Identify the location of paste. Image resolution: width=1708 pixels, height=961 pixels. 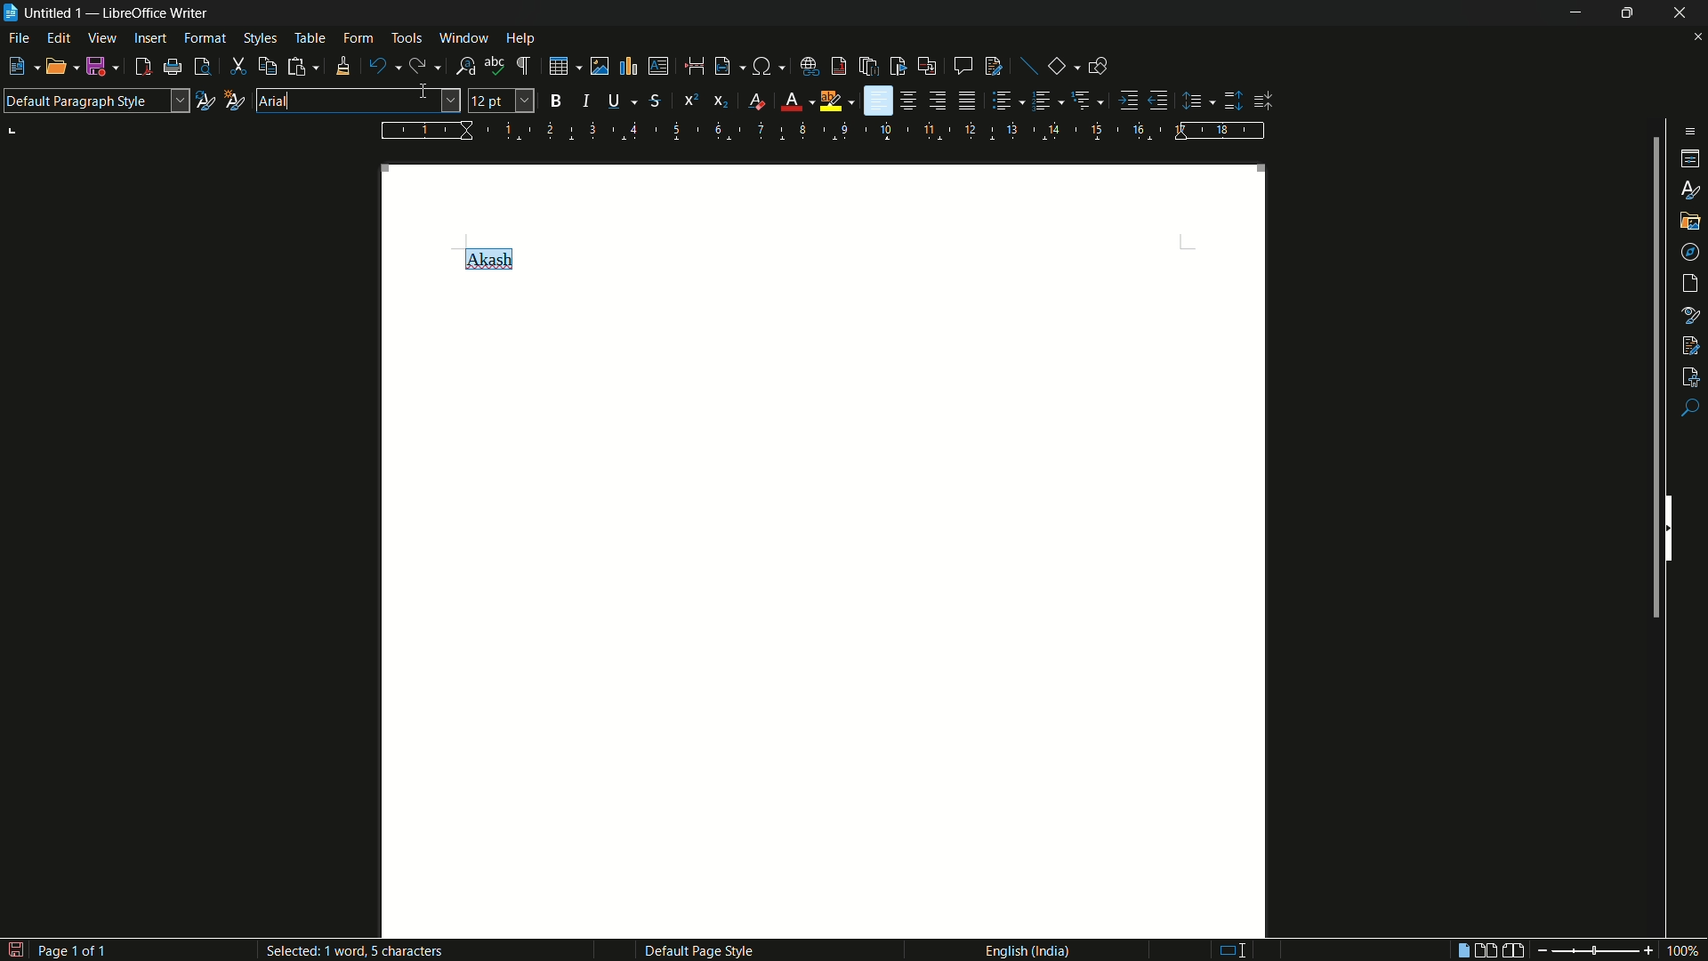
(302, 66).